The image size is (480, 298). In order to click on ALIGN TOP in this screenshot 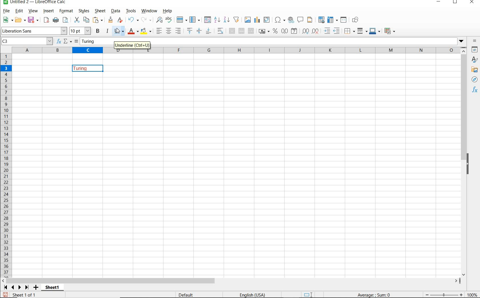, I will do `click(189, 31)`.